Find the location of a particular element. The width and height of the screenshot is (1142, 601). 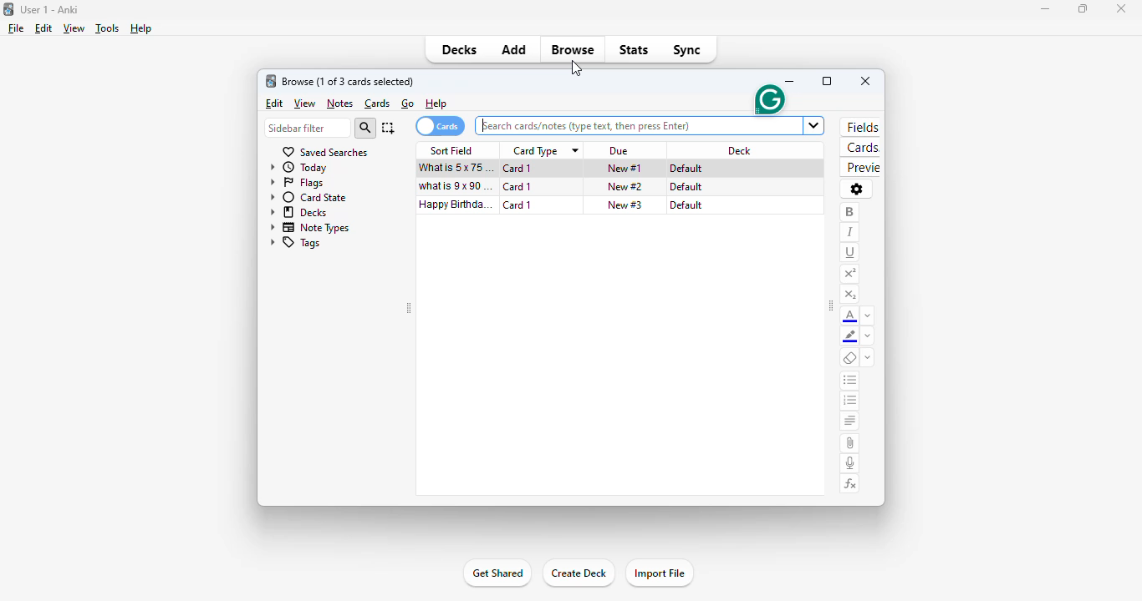

remove formatting is located at coordinates (851, 357).